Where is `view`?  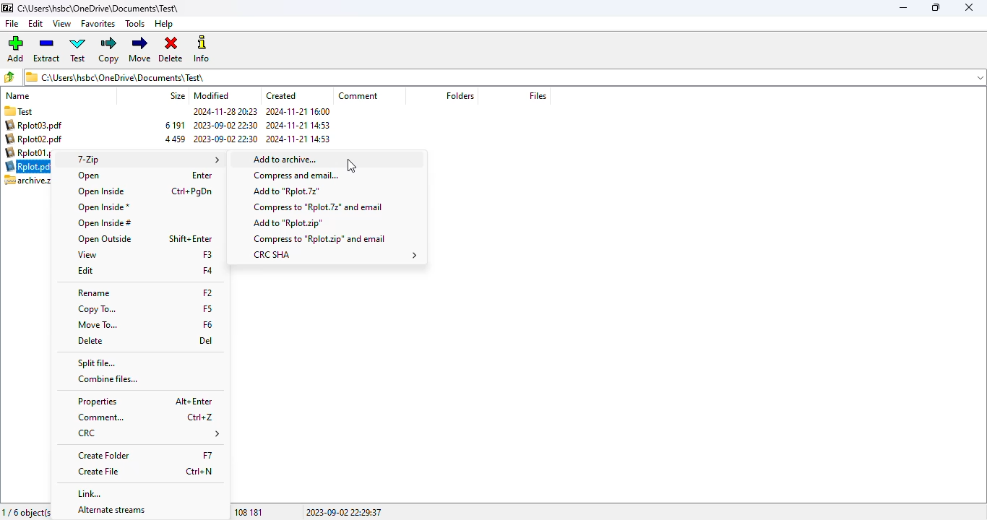
view is located at coordinates (88, 255).